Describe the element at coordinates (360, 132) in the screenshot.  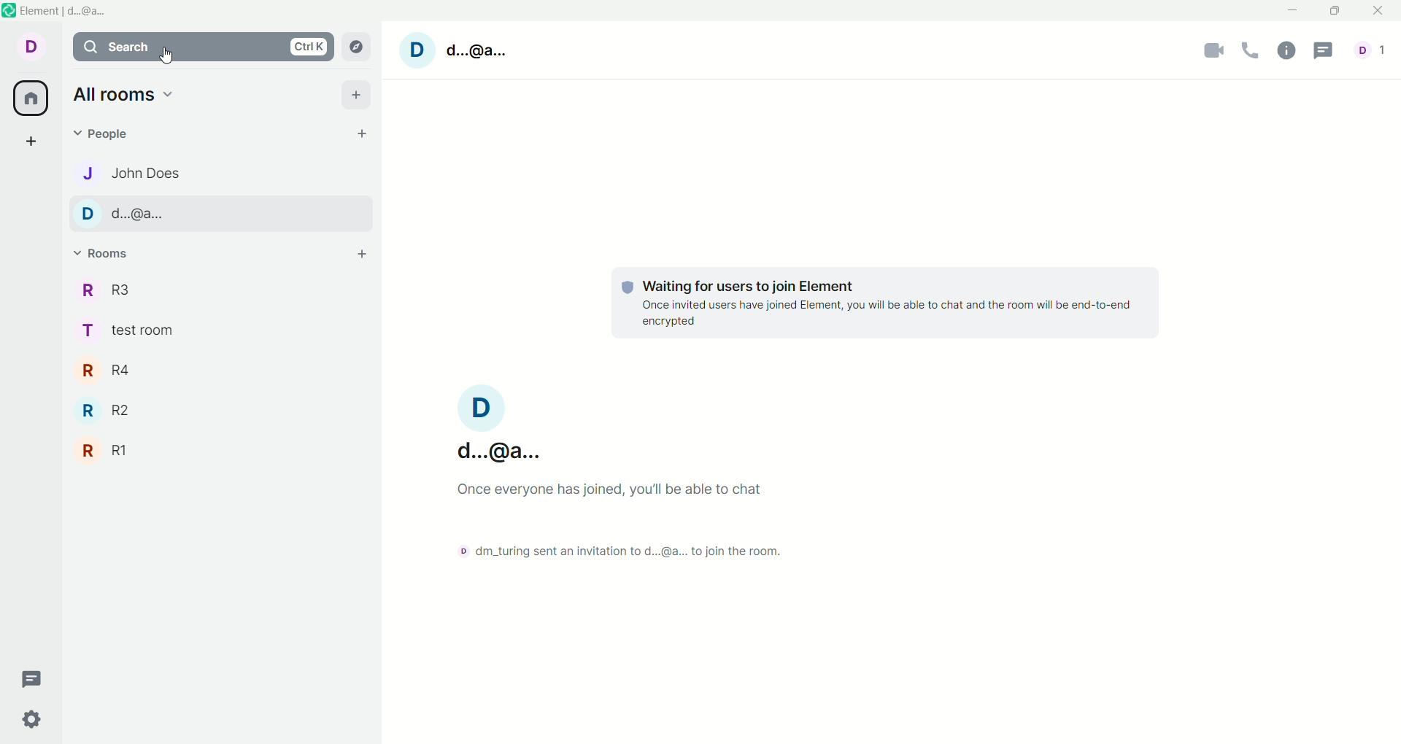
I see `start chat` at that location.